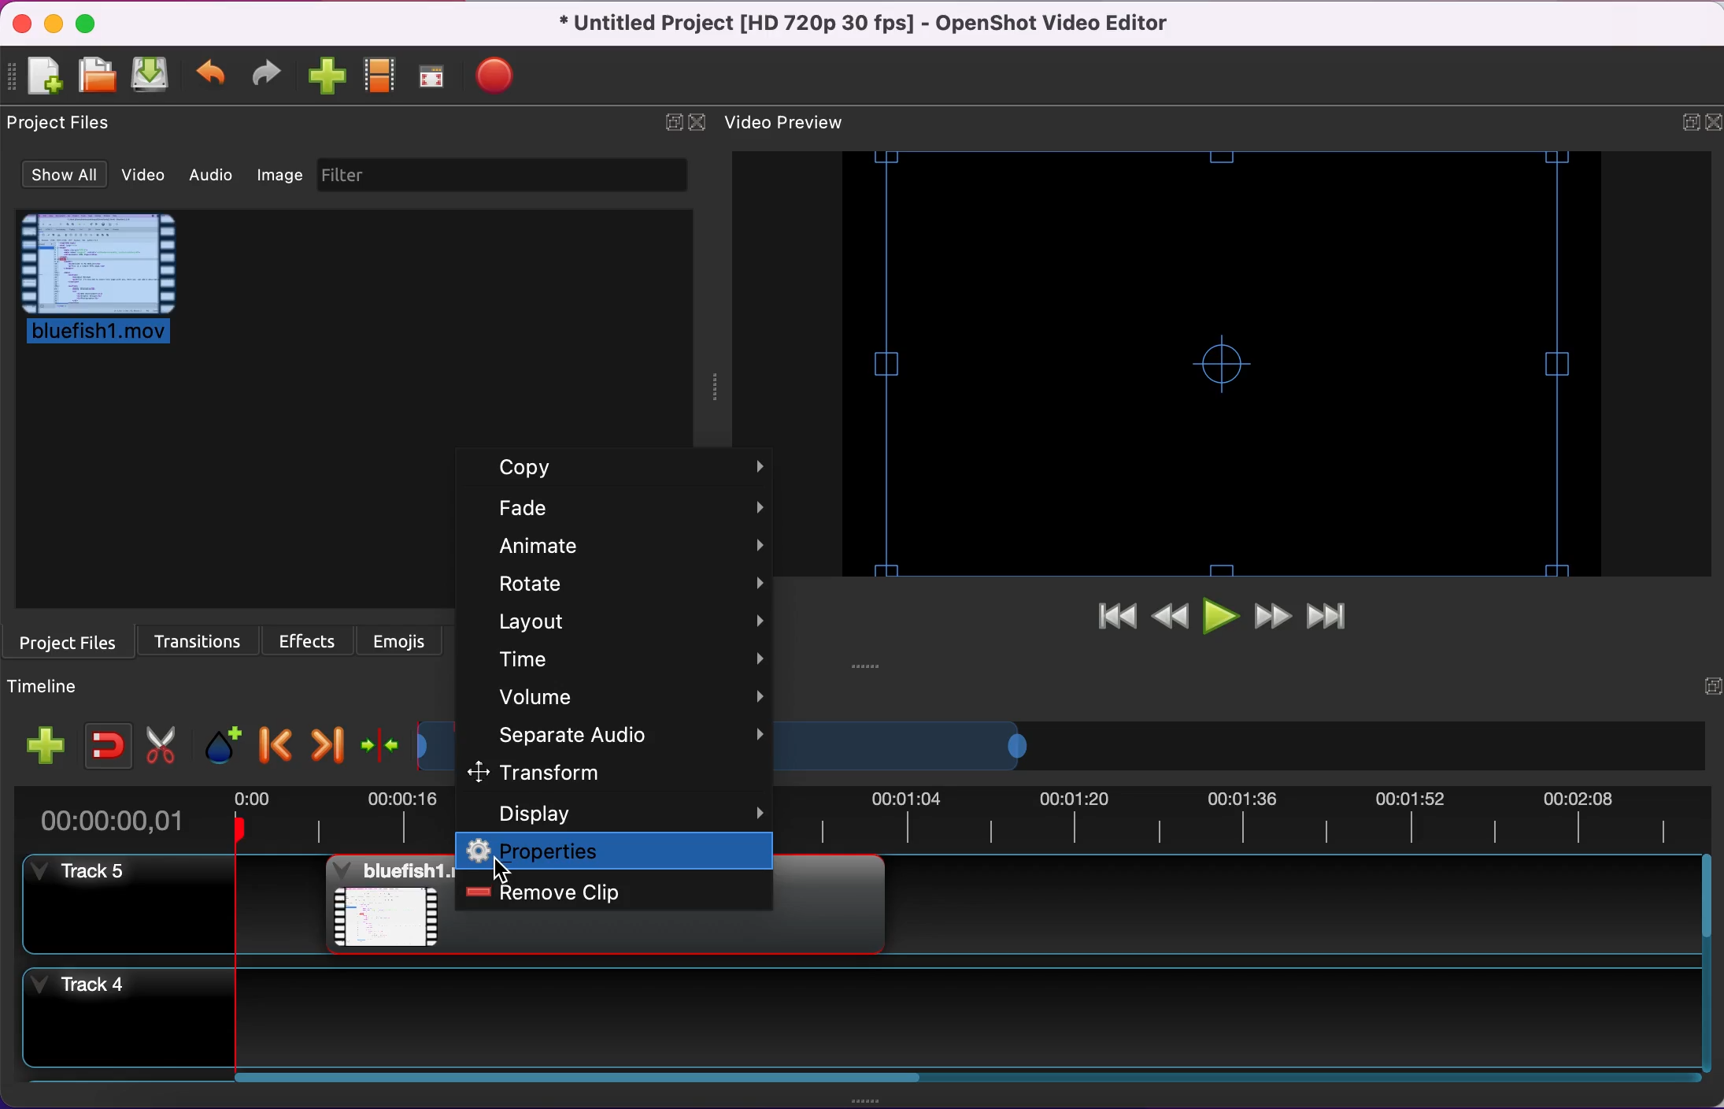 This screenshot has height=1109, width=1724. What do you see at coordinates (306, 642) in the screenshot?
I see `effects` at bounding box center [306, 642].